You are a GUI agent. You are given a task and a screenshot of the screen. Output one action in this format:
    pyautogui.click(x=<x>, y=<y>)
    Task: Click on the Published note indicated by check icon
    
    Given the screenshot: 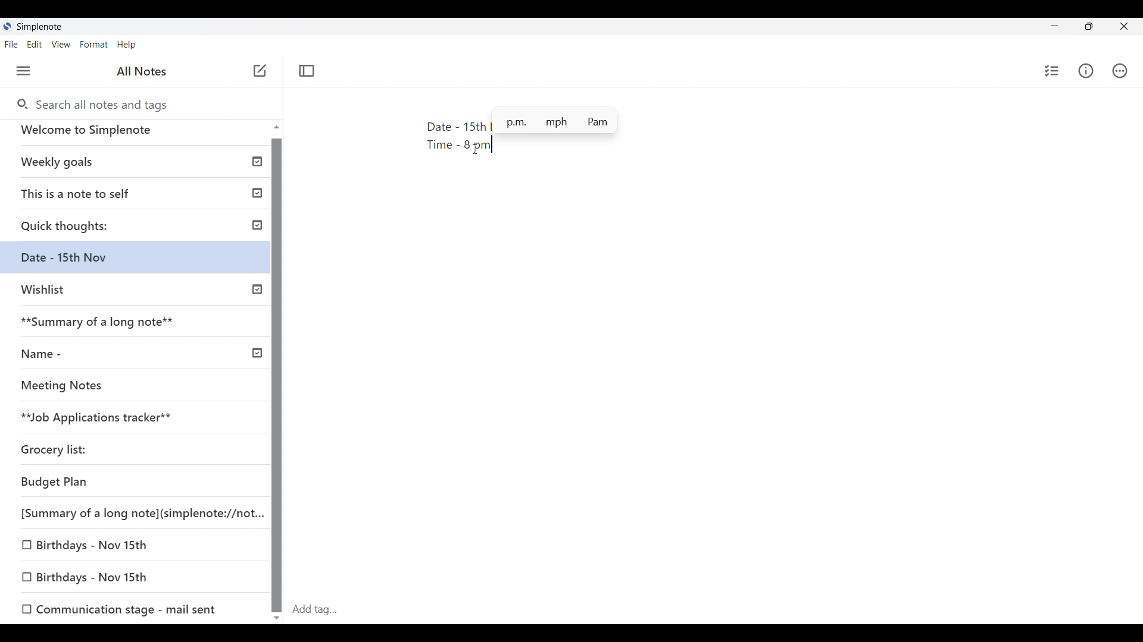 What is the action you would take?
    pyautogui.click(x=139, y=358)
    